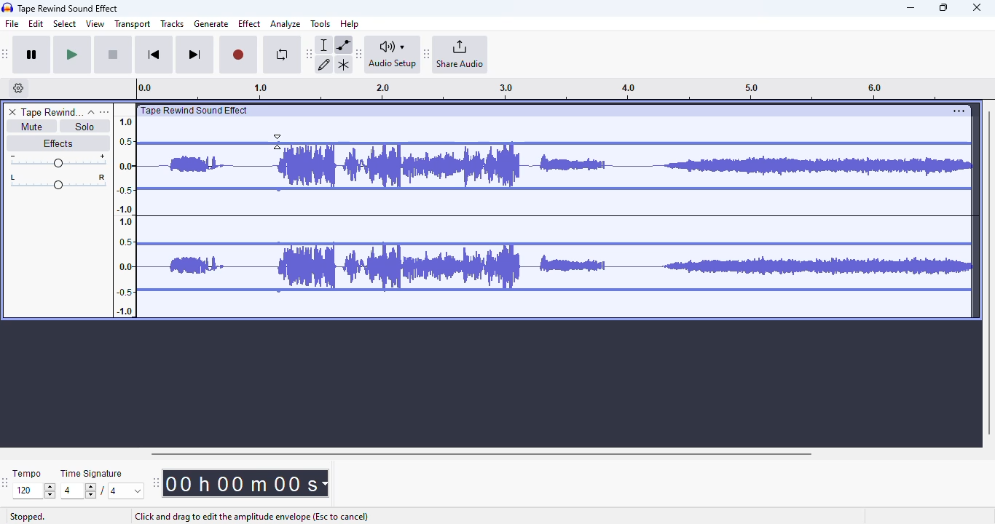 This screenshot has width=995, height=524. Describe the element at coordinates (343, 65) in the screenshot. I see `multi-tool` at that location.